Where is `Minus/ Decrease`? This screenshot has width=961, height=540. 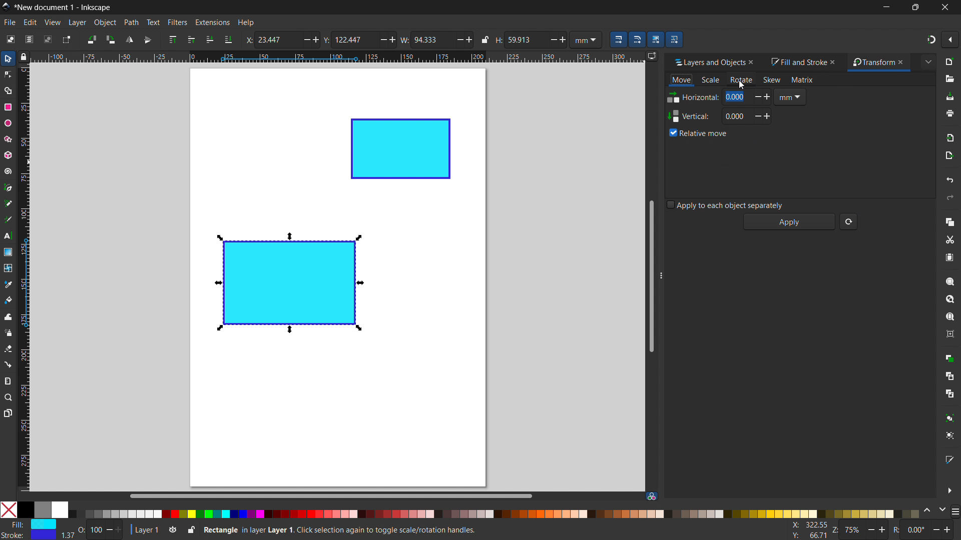
Minus/ Decrease is located at coordinates (381, 39).